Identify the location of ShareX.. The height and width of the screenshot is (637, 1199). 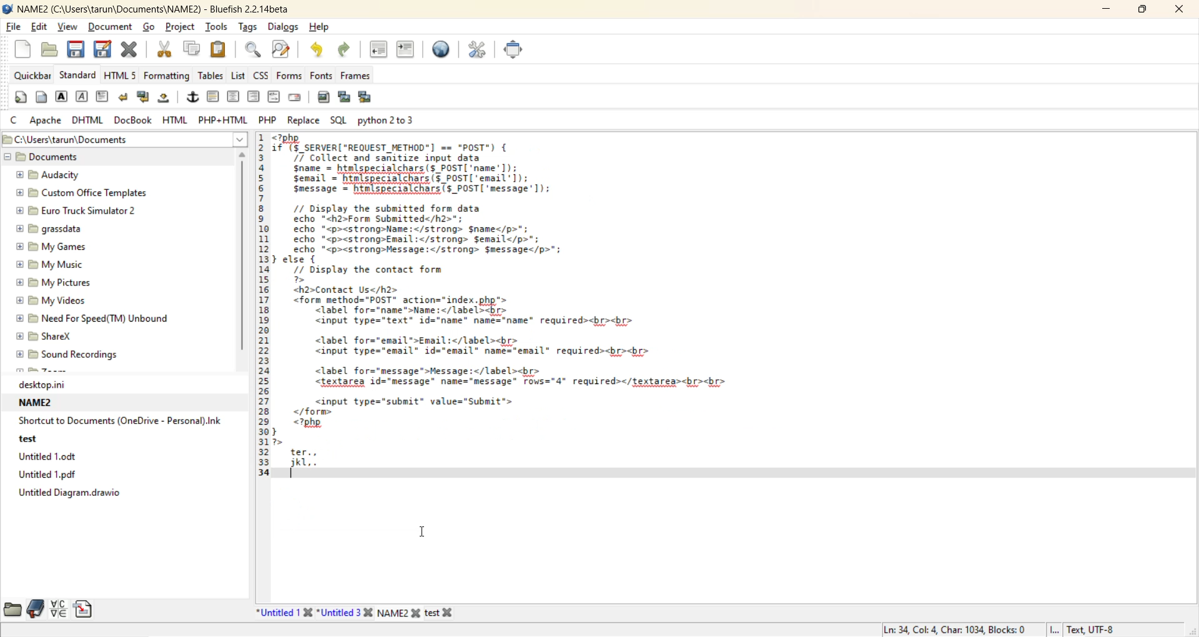
(48, 337).